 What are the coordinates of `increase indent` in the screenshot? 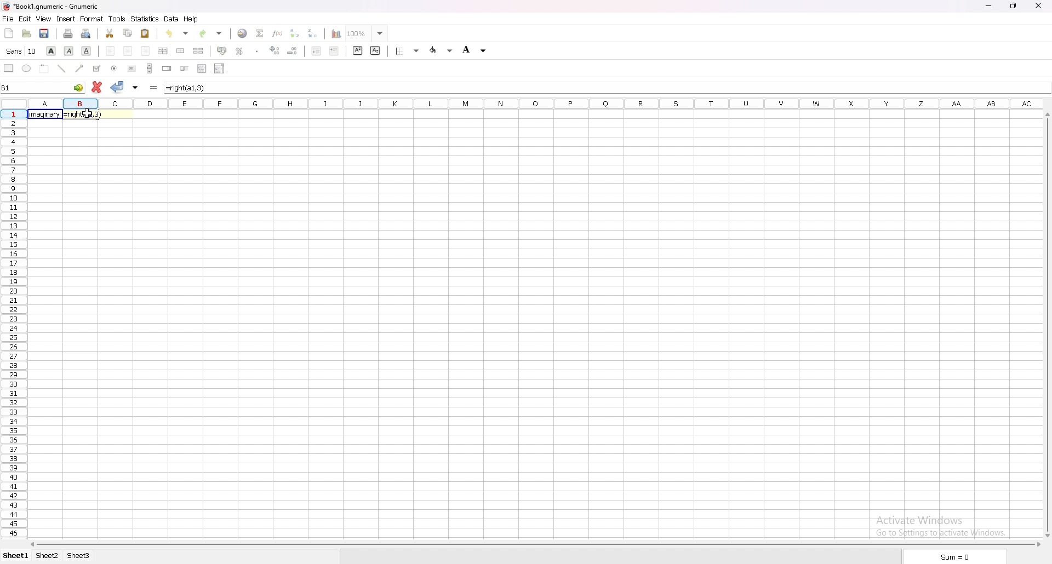 It's located at (335, 51).